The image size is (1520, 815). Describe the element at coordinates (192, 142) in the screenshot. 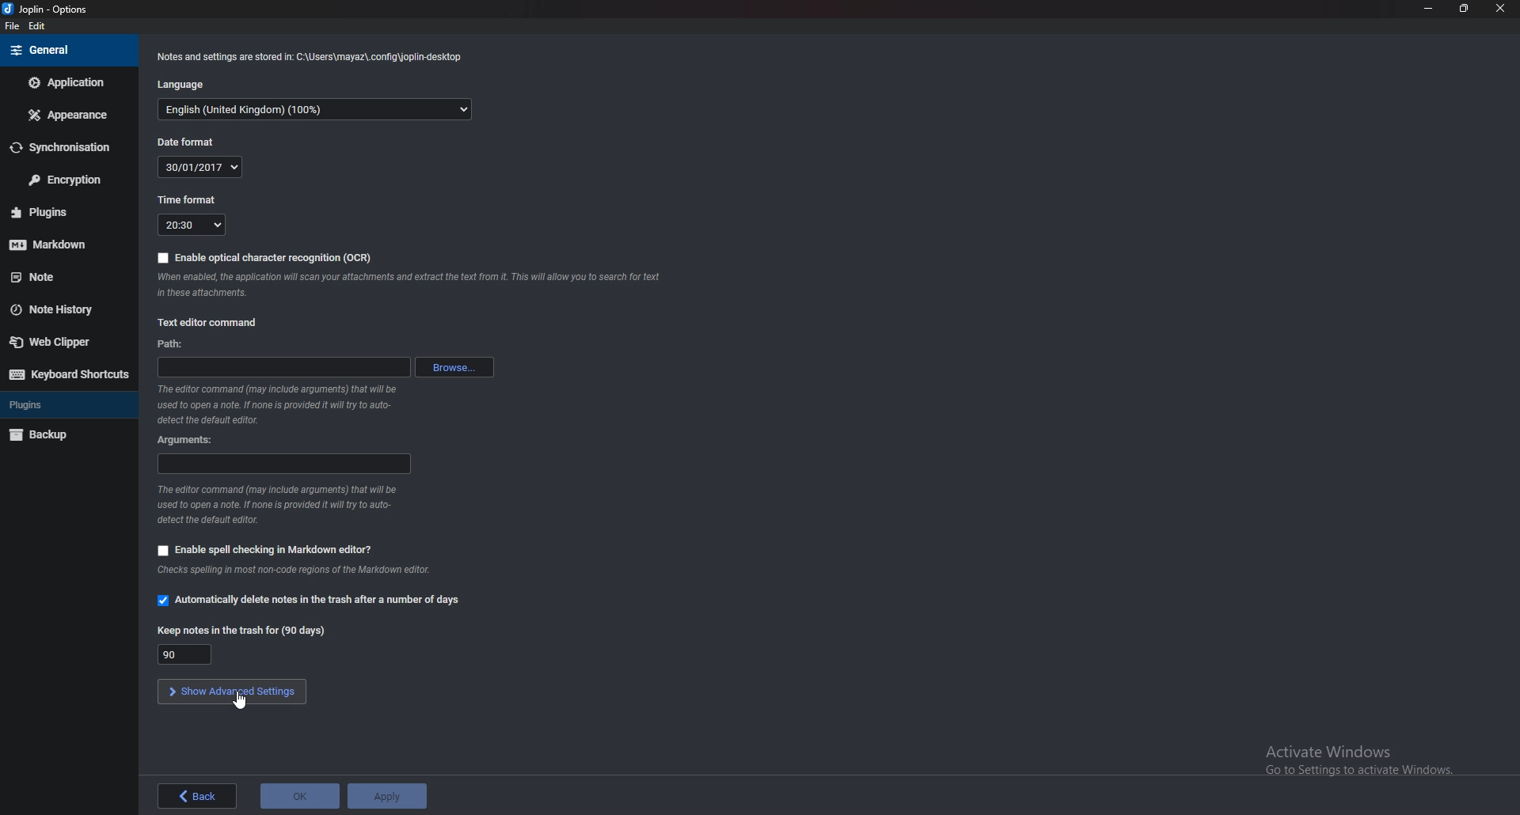

I see `Date format` at that location.